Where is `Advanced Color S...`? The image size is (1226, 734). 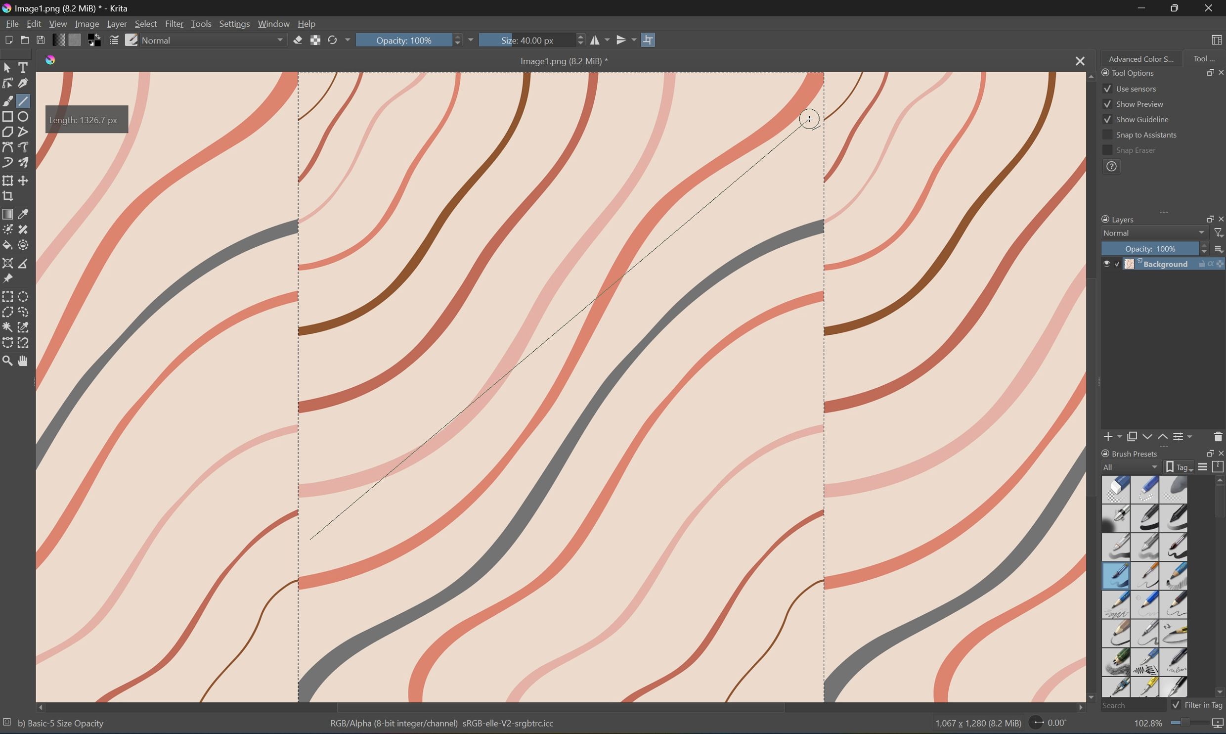 Advanced Color S... is located at coordinates (1142, 59).